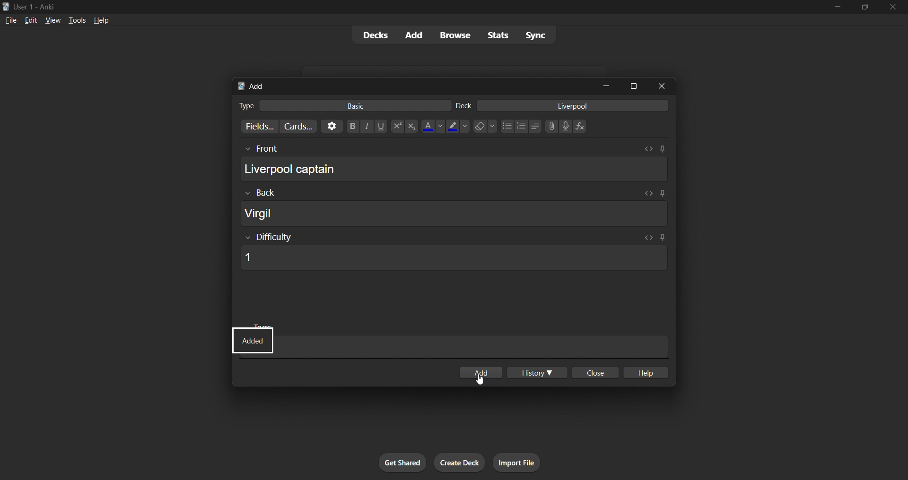  Describe the element at coordinates (76, 20) in the screenshot. I see `tools` at that location.